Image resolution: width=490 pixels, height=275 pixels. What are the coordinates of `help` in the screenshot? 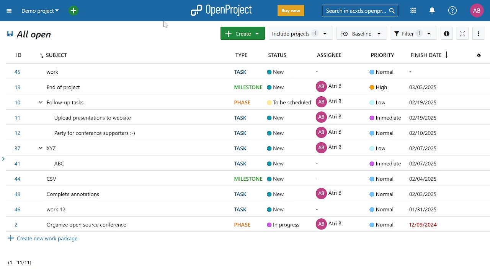 It's located at (453, 11).